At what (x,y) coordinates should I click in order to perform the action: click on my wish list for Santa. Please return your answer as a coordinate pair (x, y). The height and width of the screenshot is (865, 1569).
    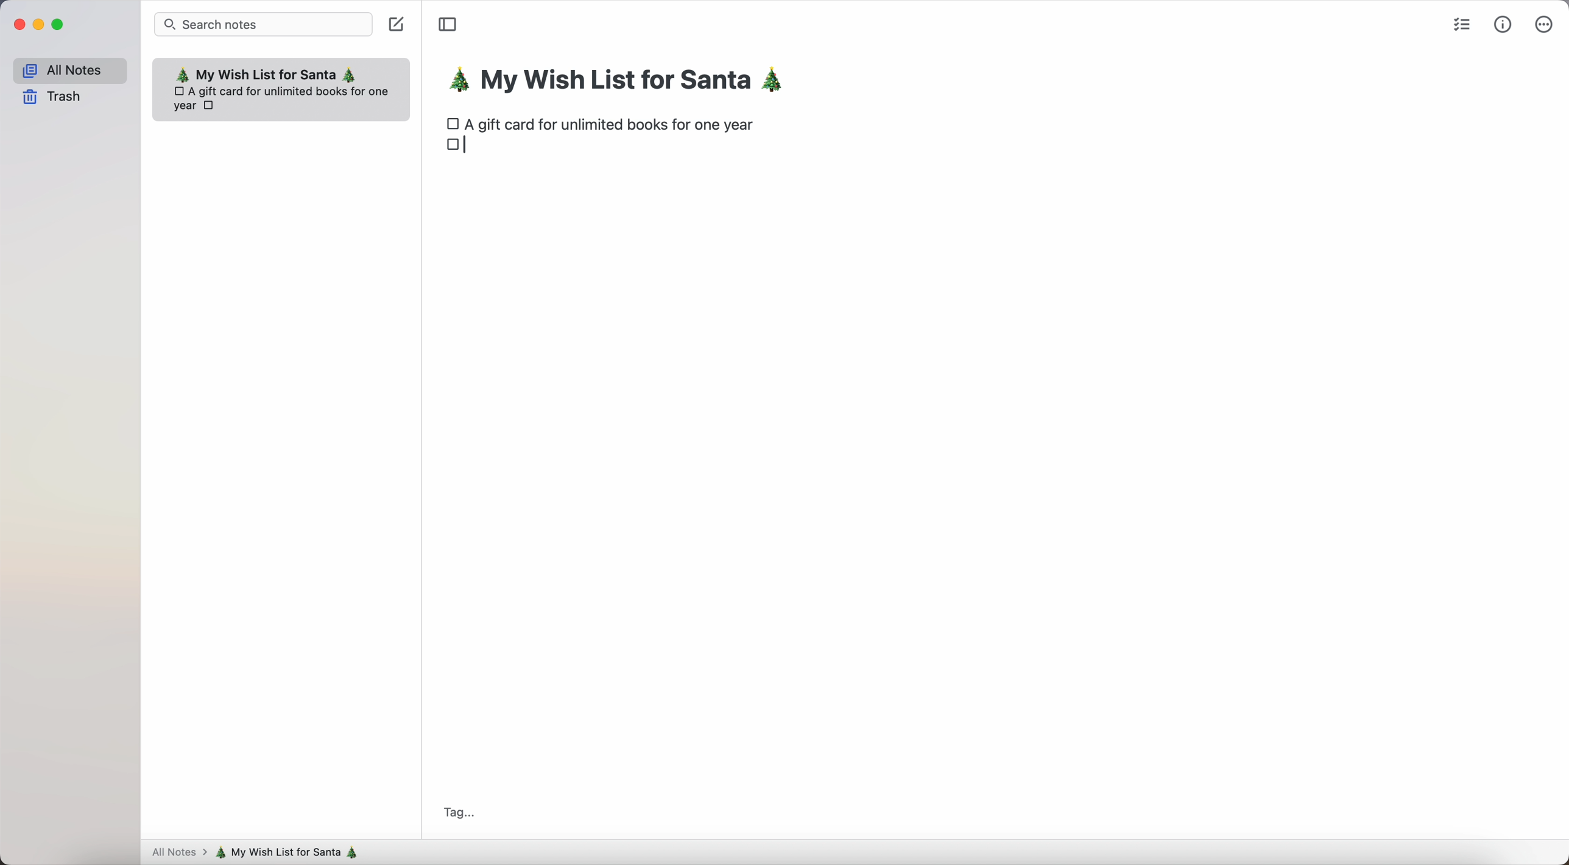
    Looking at the image, I should click on (623, 82).